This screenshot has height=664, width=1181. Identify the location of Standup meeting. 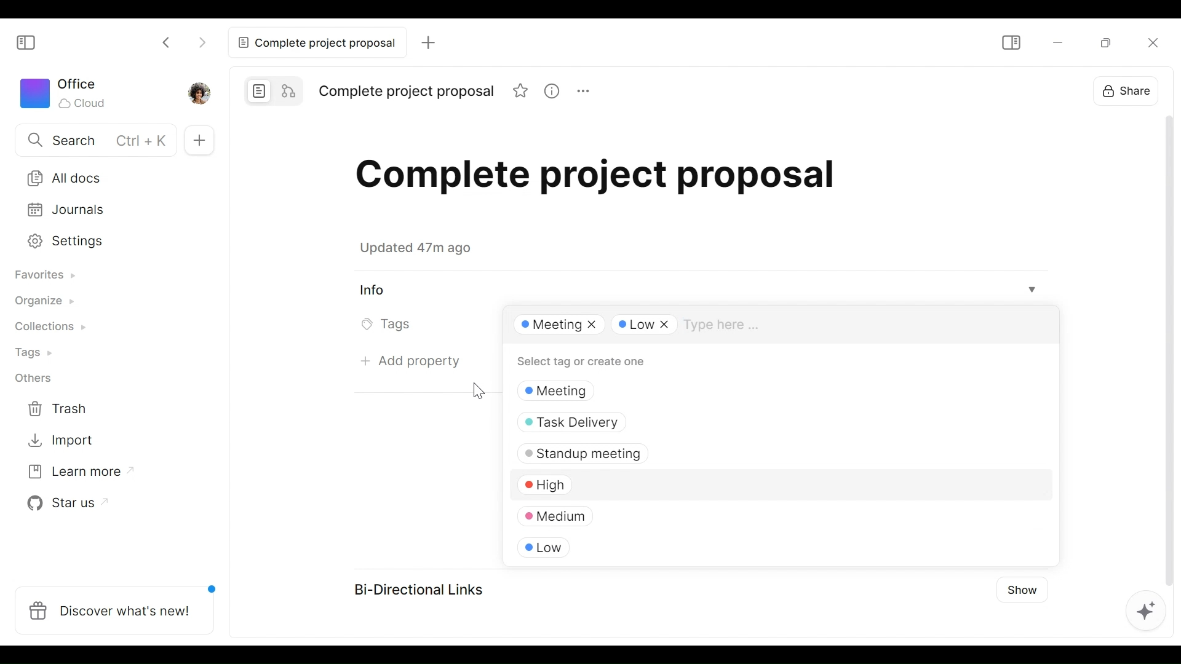
(684, 453).